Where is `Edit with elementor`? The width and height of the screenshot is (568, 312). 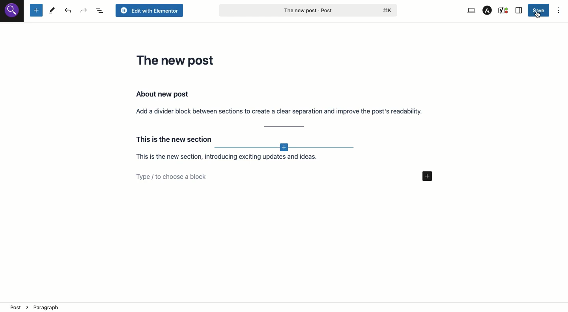
Edit with elementor is located at coordinates (149, 11).